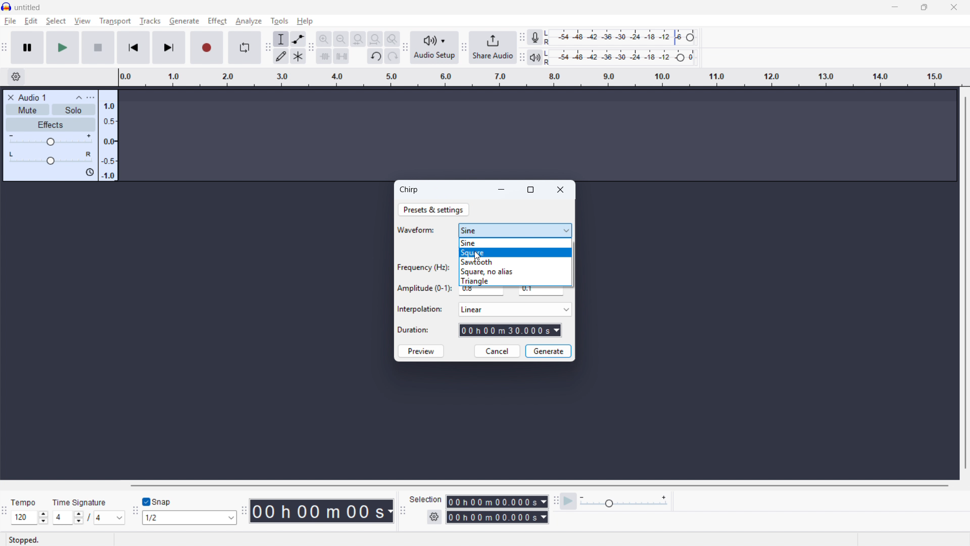 The image size is (970, 546). What do you see at coordinates (281, 38) in the screenshot?
I see `Selection tool` at bounding box center [281, 38].